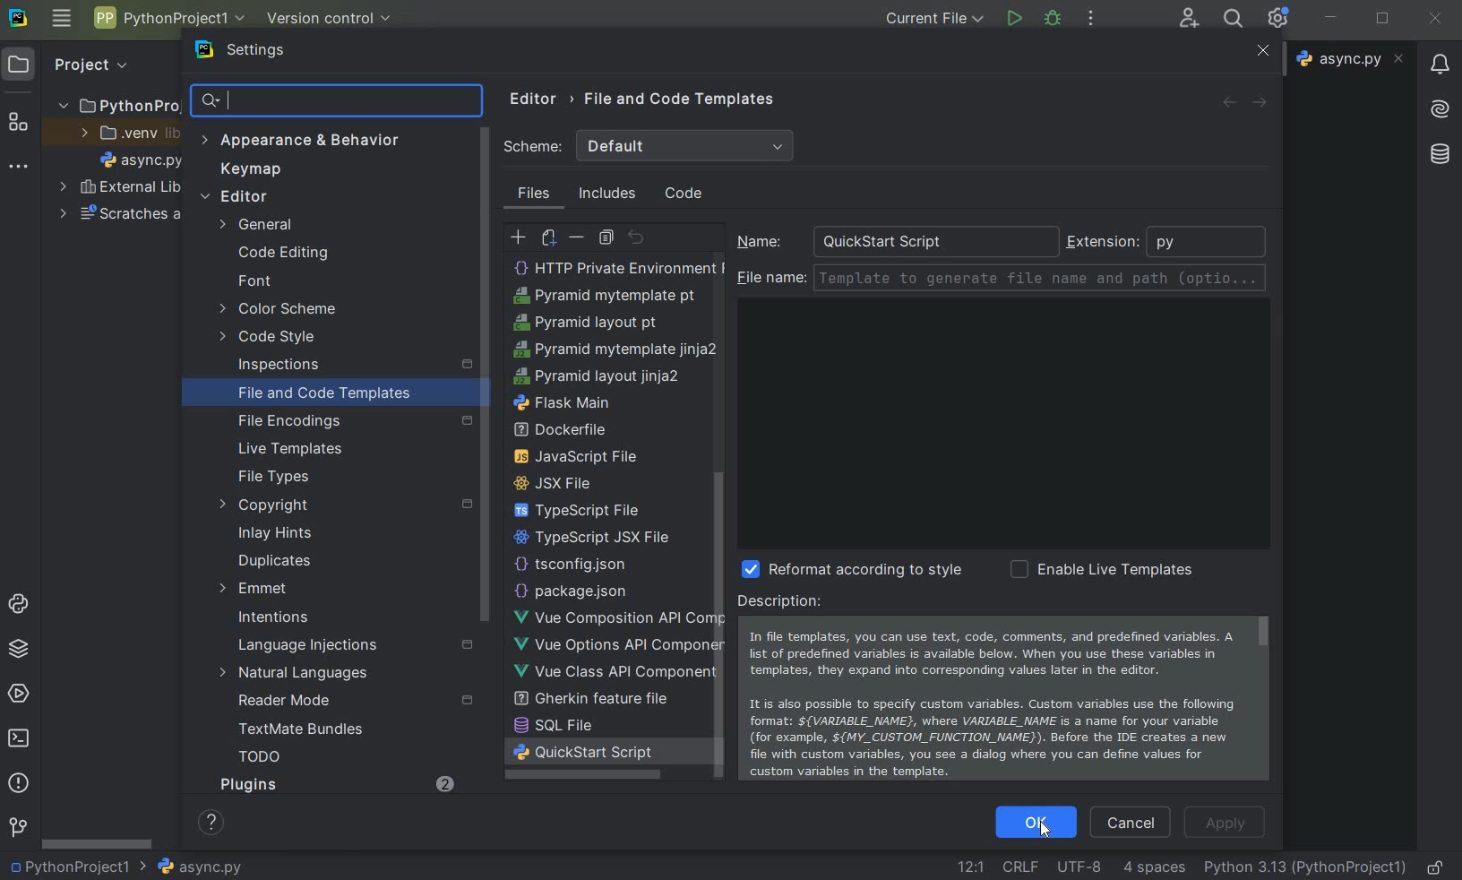 The height and width of the screenshot is (880, 1462). I want to click on enable live template, so click(1103, 572).